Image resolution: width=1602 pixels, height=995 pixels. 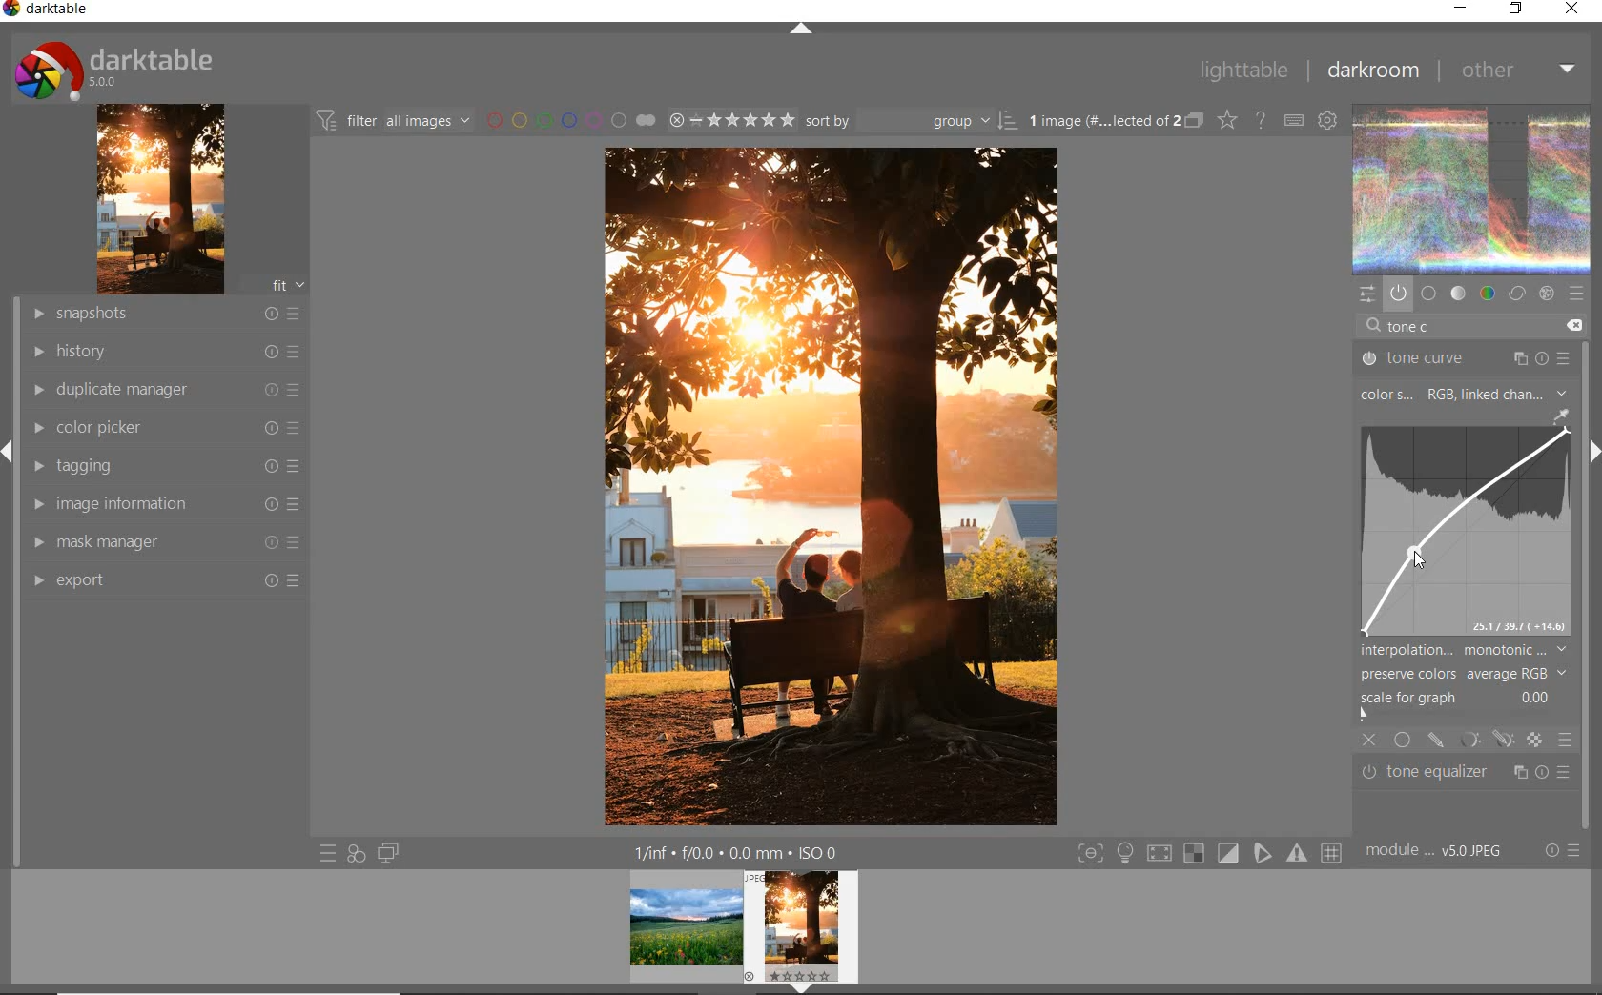 What do you see at coordinates (1297, 120) in the screenshot?
I see `define keyboard shortcuts` at bounding box center [1297, 120].